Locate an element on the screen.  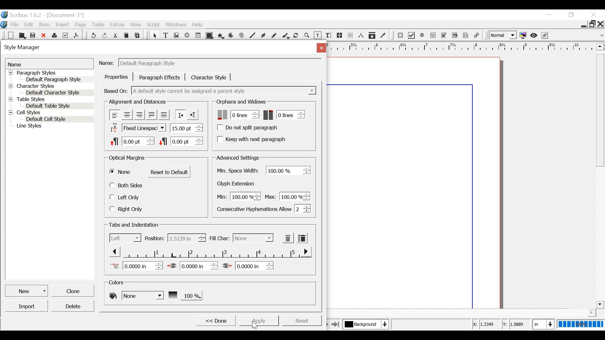
line spacing is located at coordinates (187, 127).